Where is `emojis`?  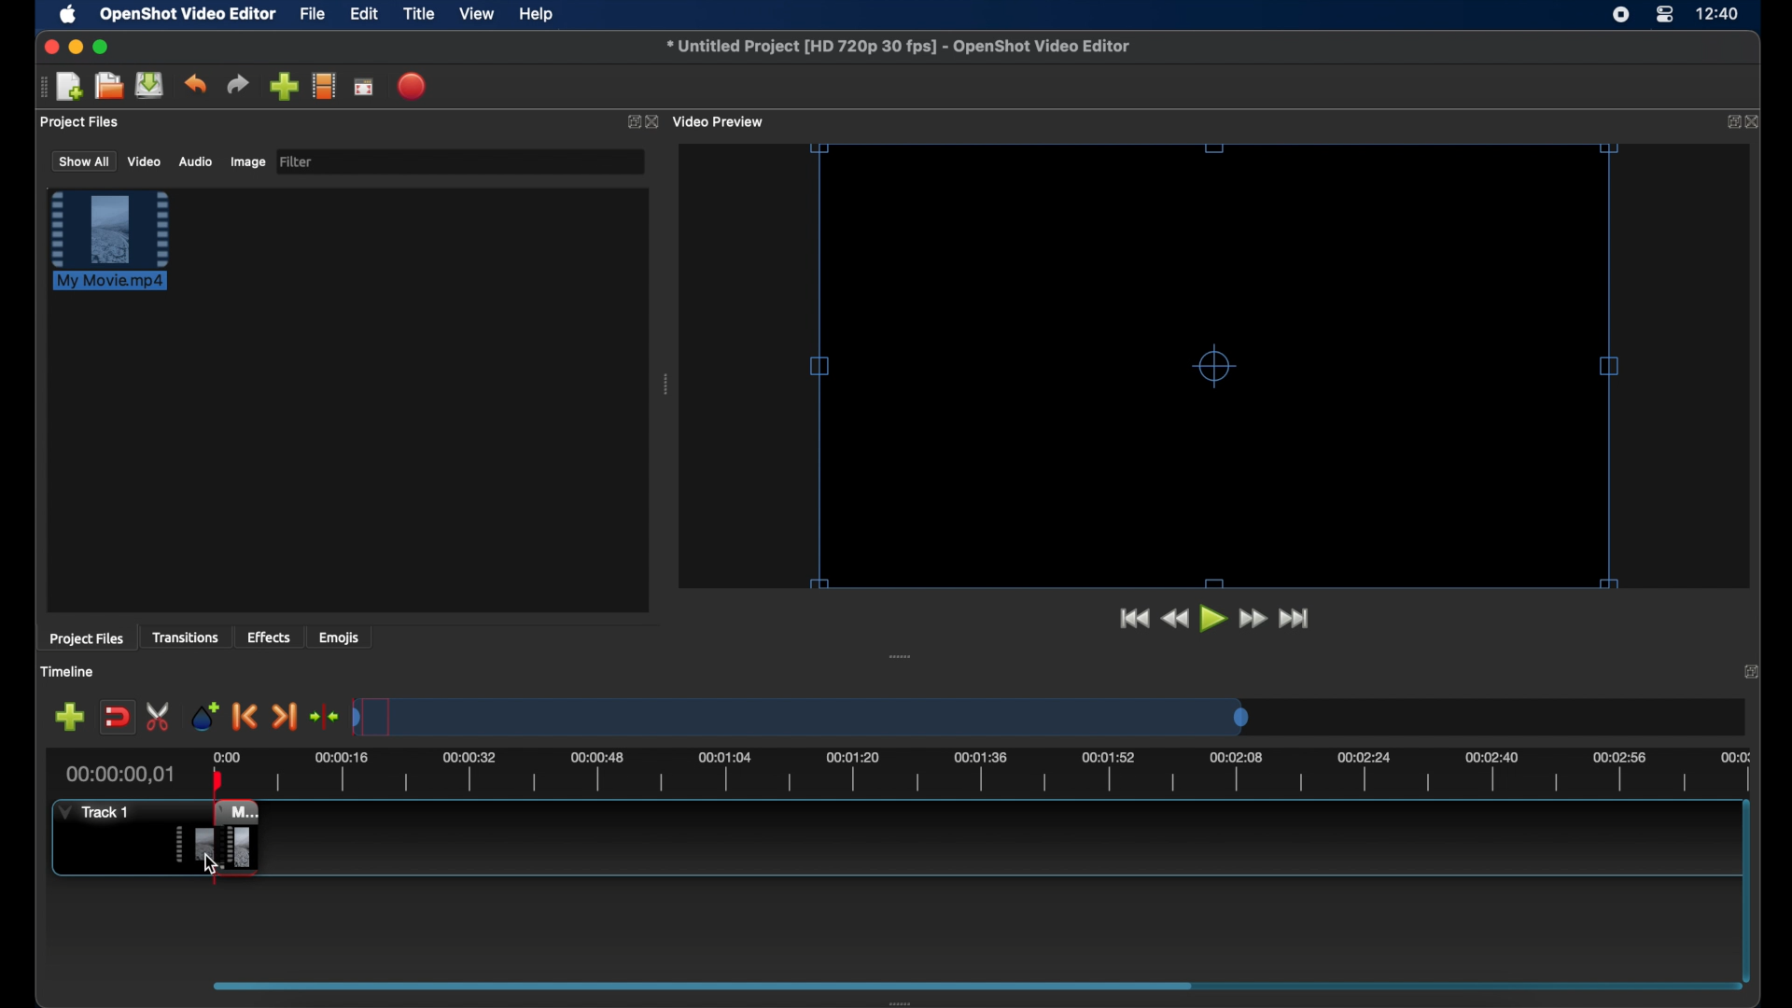 emojis is located at coordinates (341, 638).